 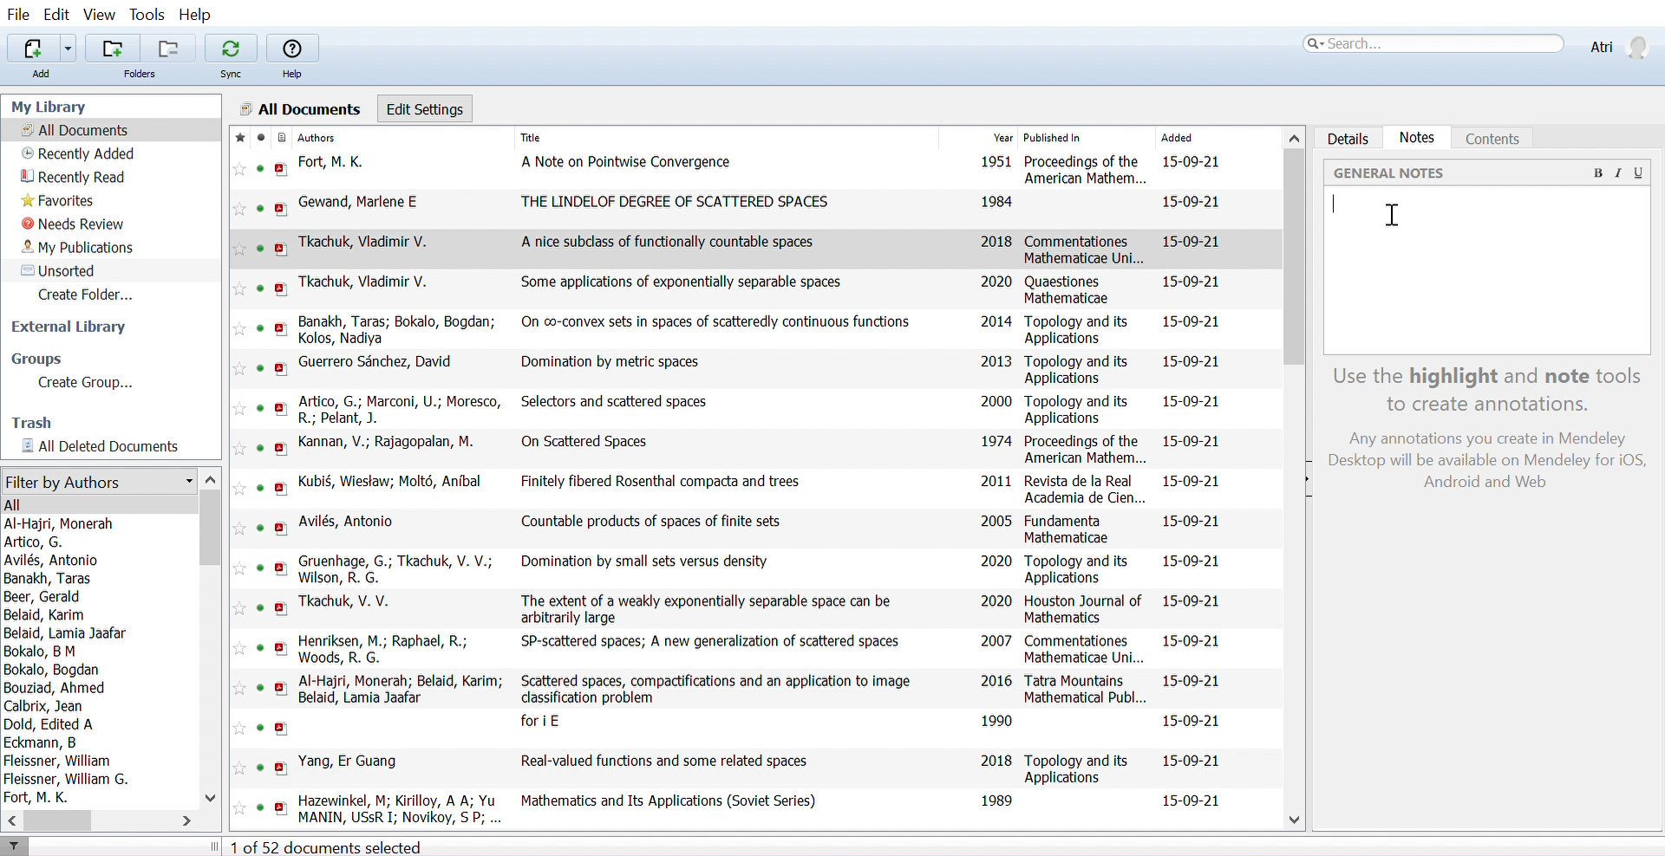 What do you see at coordinates (45, 706) in the screenshot?
I see `Calbrix, Jean` at bounding box center [45, 706].